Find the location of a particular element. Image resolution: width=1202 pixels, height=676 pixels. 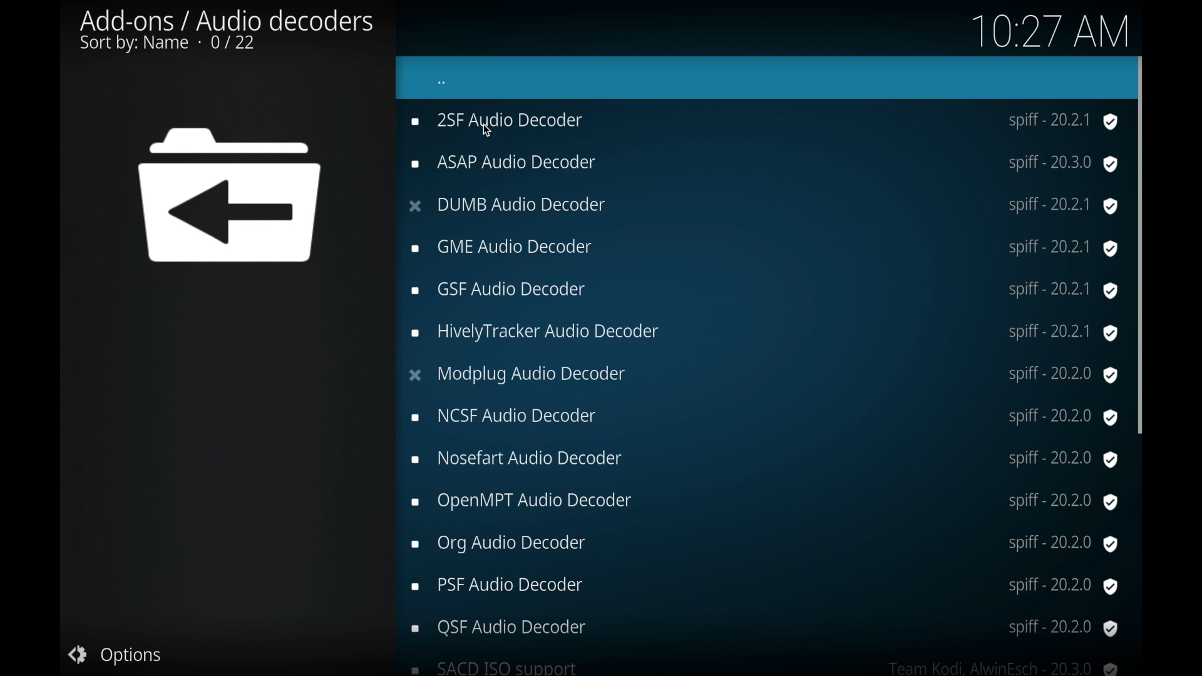

 is located at coordinates (115, 654).